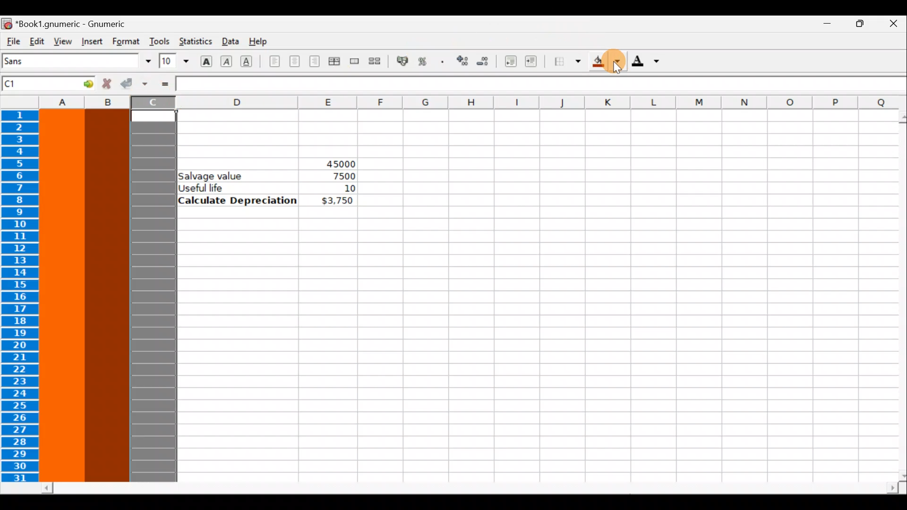 The height and width of the screenshot is (510, 907). Describe the element at coordinates (542, 85) in the screenshot. I see `Formula bar` at that location.